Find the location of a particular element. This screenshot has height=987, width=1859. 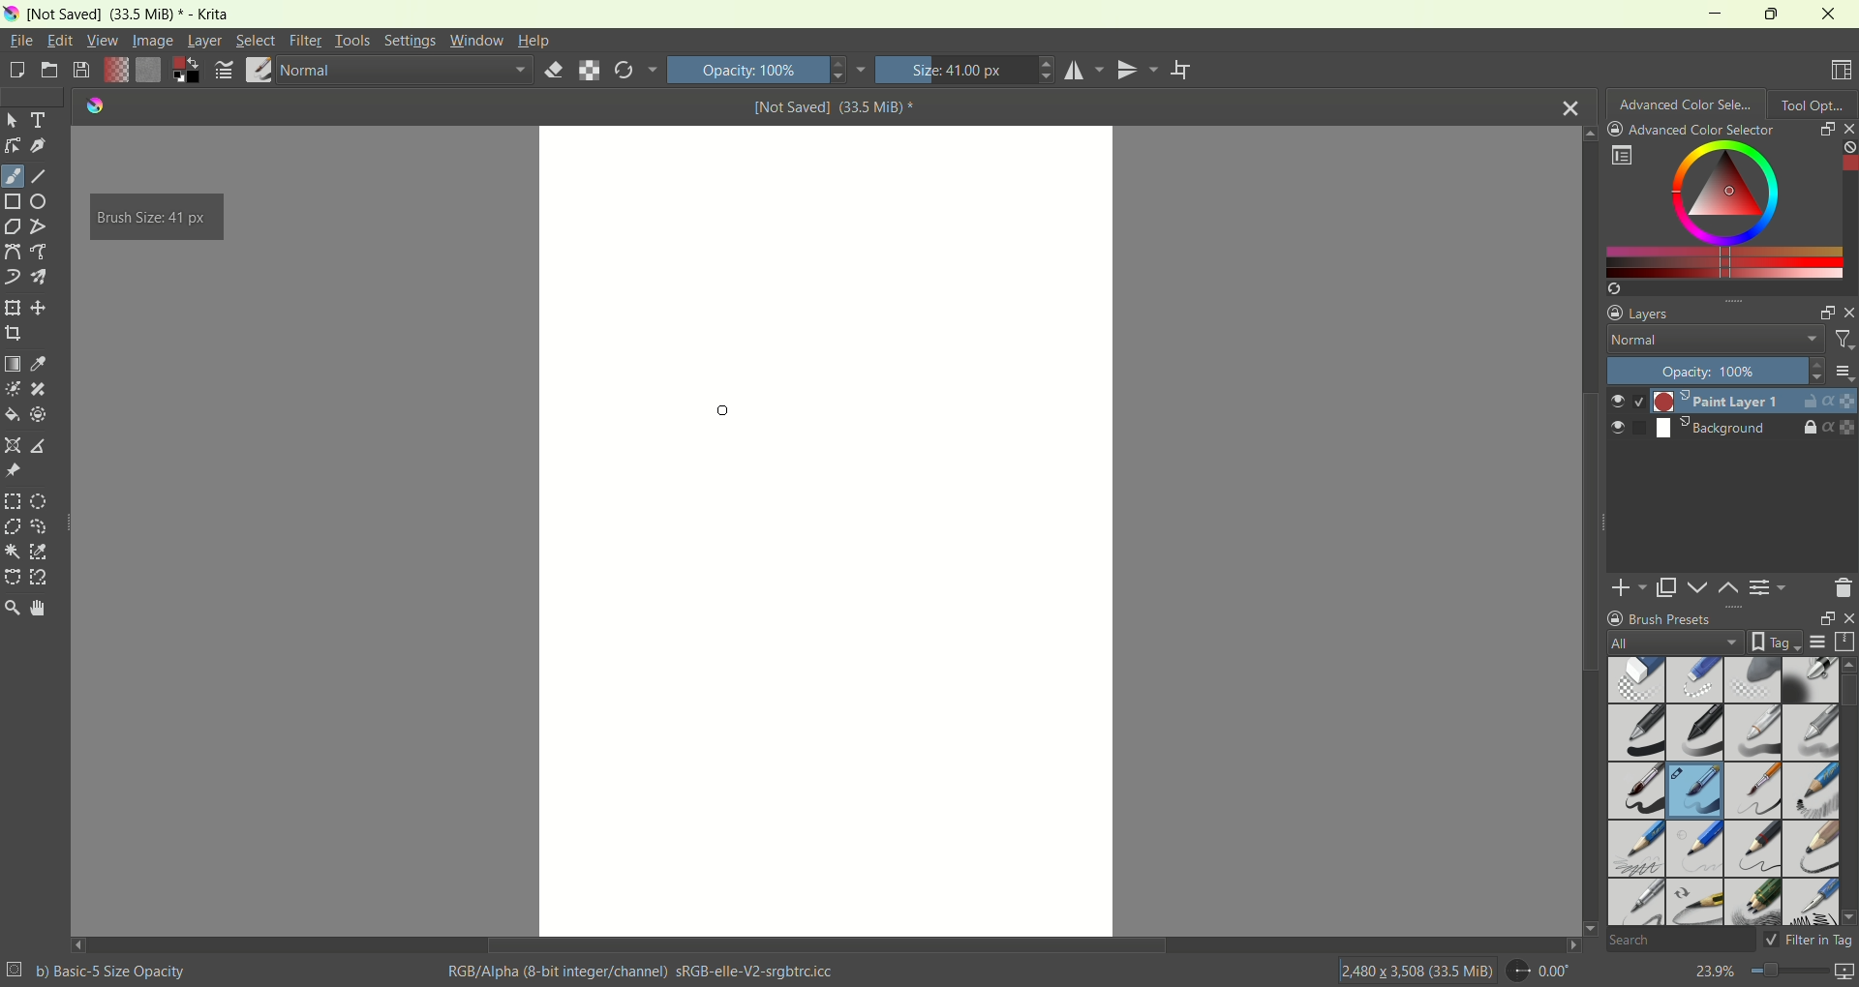

file is located at coordinates (23, 40).